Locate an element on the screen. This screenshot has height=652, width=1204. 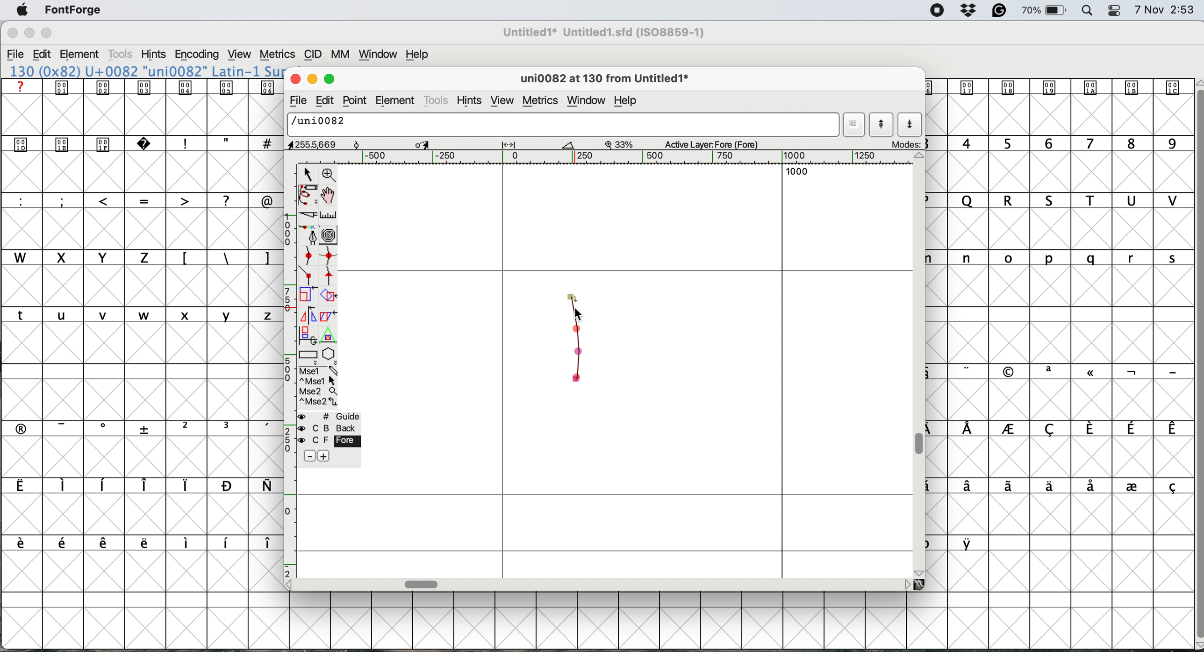
fontforge is located at coordinates (73, 10).